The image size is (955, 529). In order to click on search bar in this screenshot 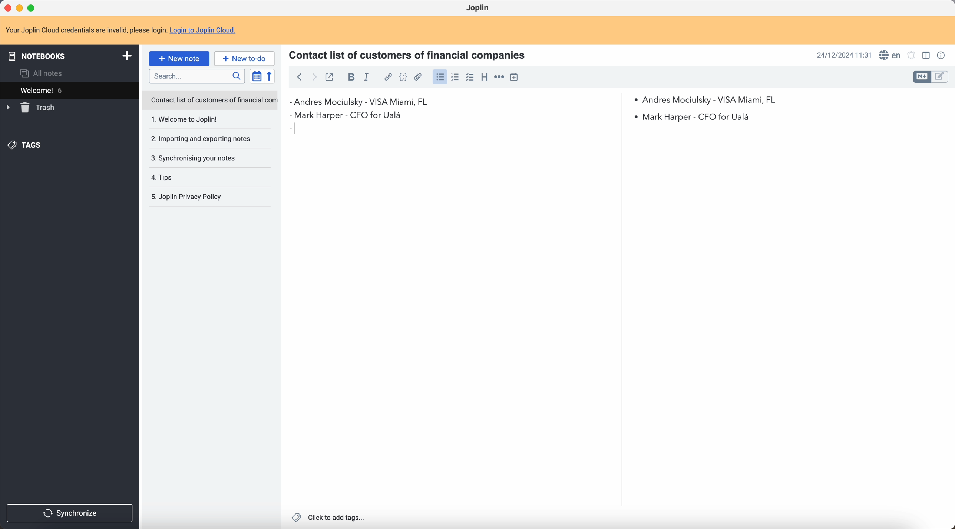, I will do `click(199, 76)`.